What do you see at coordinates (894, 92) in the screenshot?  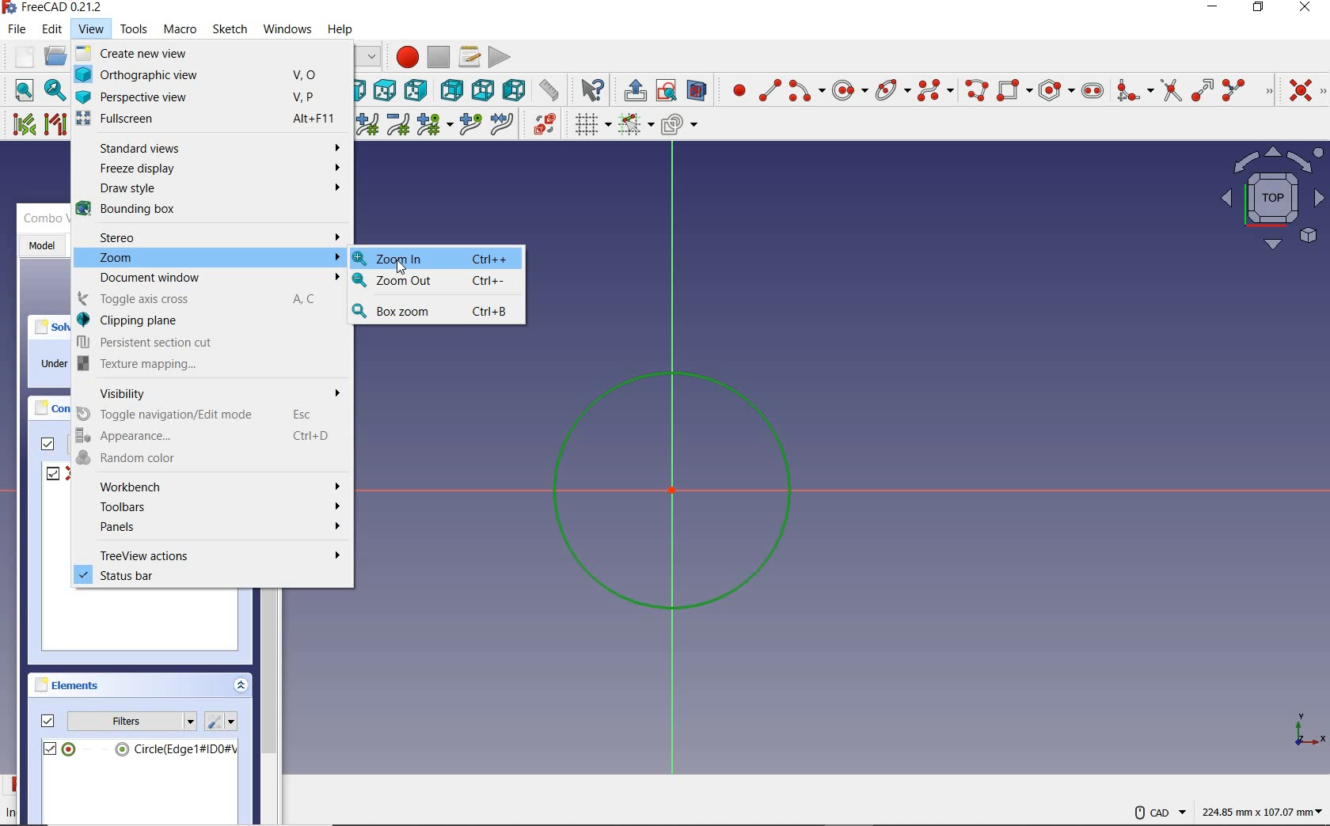 I see `create conic` at bounding box center [894, 92].